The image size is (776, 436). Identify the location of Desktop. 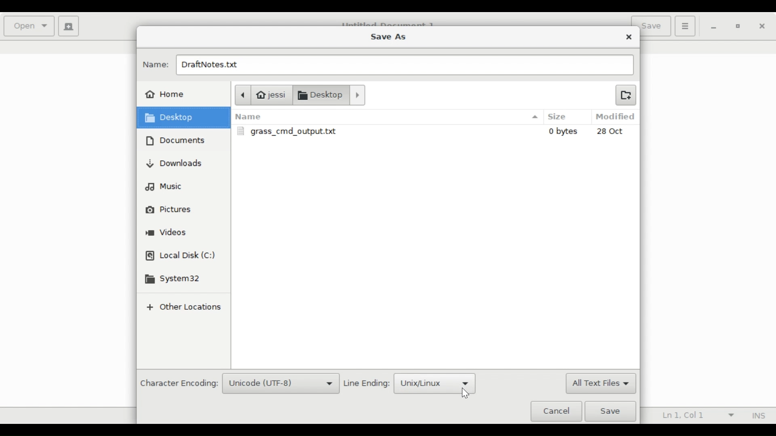
(173, 117).